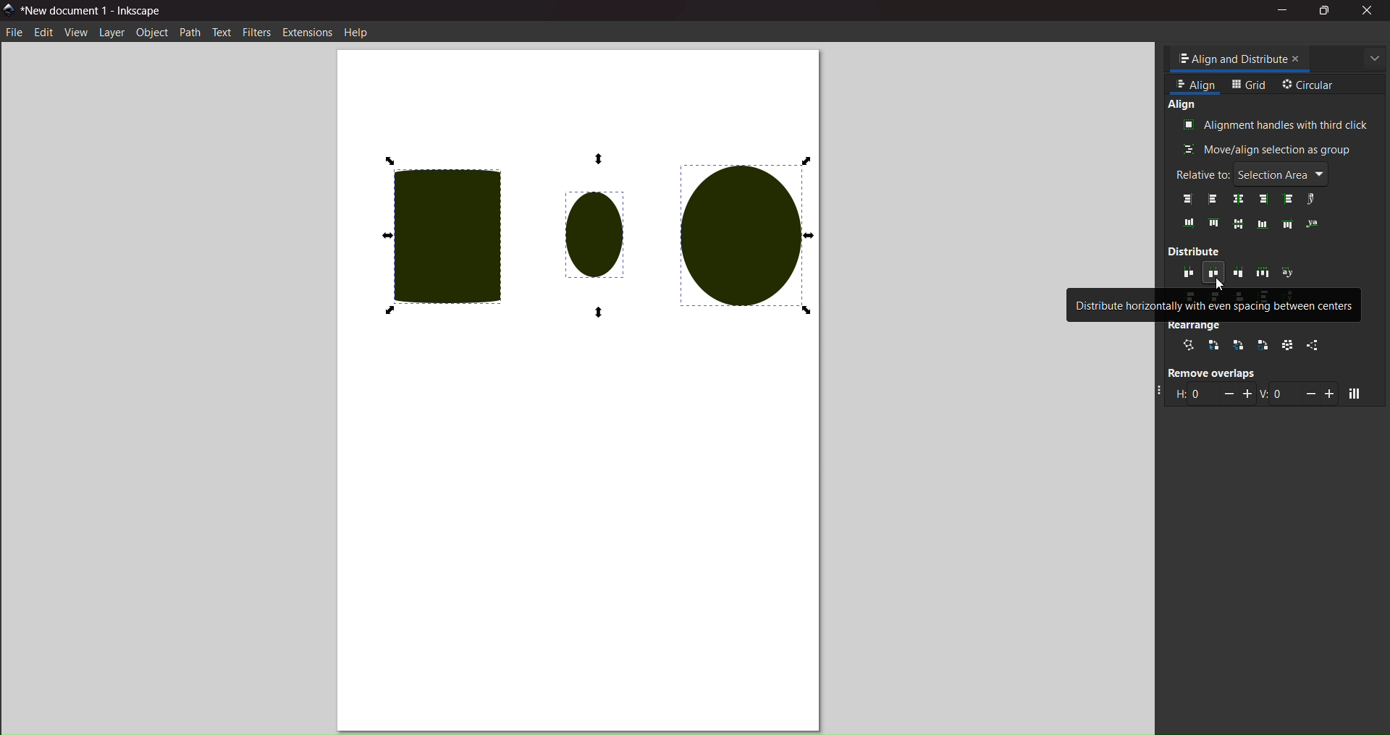 The image size is (1390, 735). I want to click on grid, so click(1248, 85).